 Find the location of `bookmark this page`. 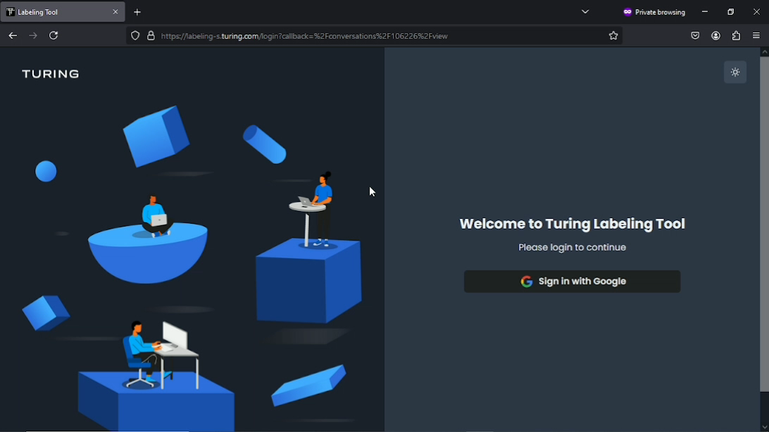

bookmark this page is located at coordinates (613, 35).